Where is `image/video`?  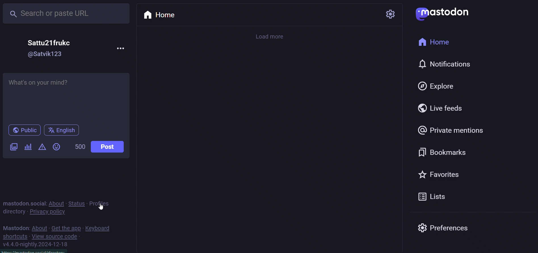
image/video is located at coordinates (13, 147).